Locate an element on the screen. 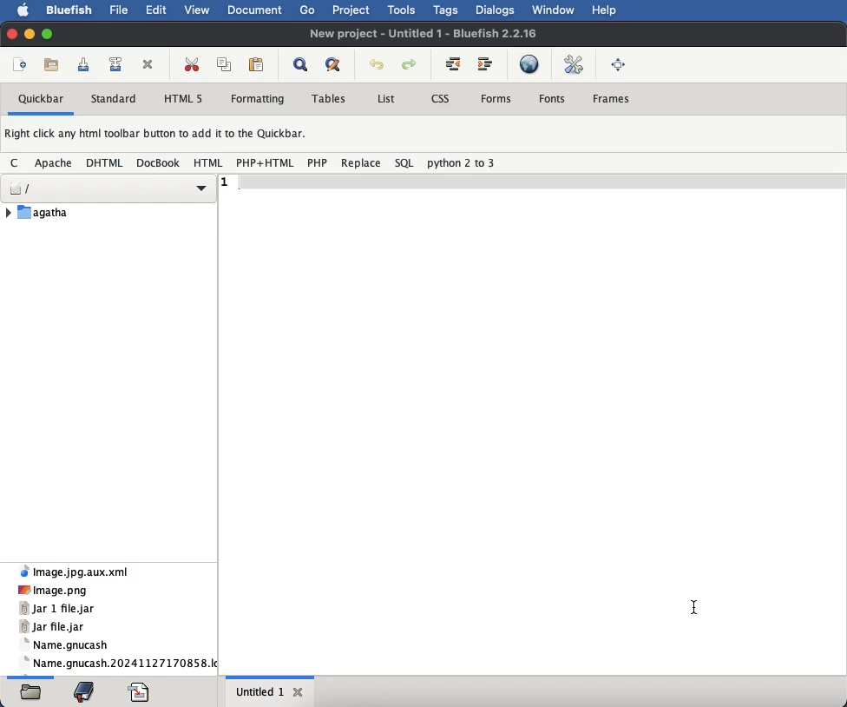 Image resolution: width=847 pixels, height=707 pixels. forms is located at coordinates (496, 99).